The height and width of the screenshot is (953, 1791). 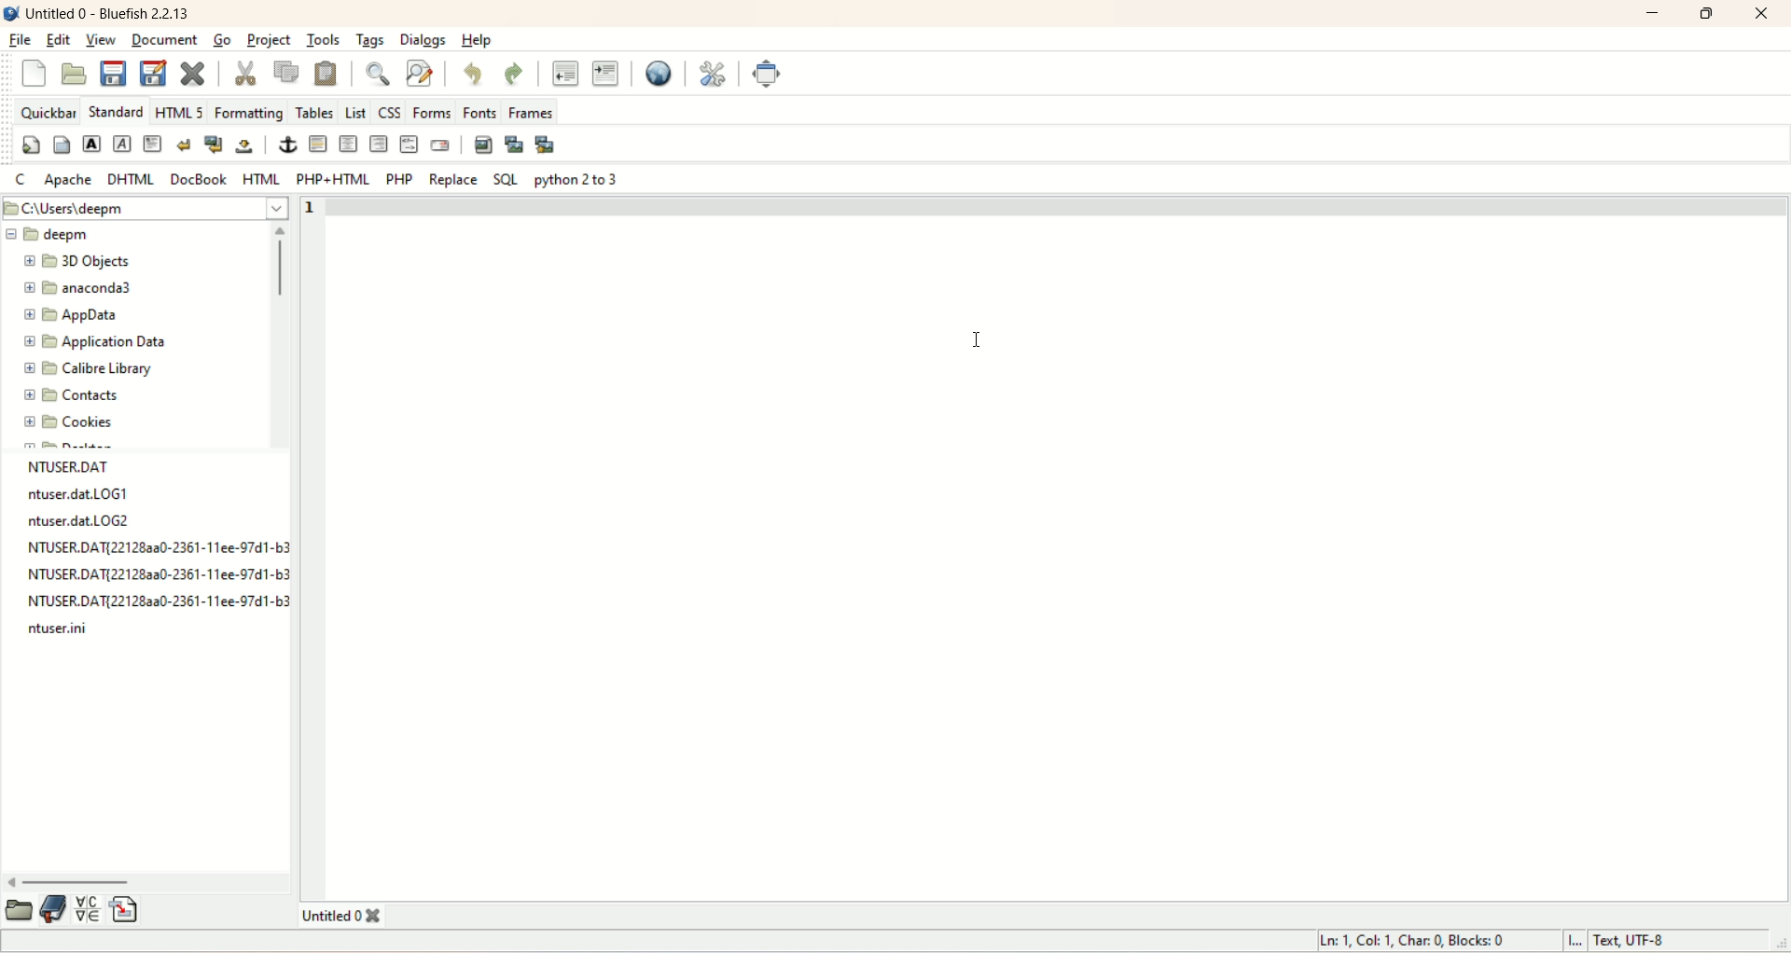 What do you see at coordinates (146, 880) in the screenshot?
I see `horizontal scroll bar` at bounding box center [146, 880].